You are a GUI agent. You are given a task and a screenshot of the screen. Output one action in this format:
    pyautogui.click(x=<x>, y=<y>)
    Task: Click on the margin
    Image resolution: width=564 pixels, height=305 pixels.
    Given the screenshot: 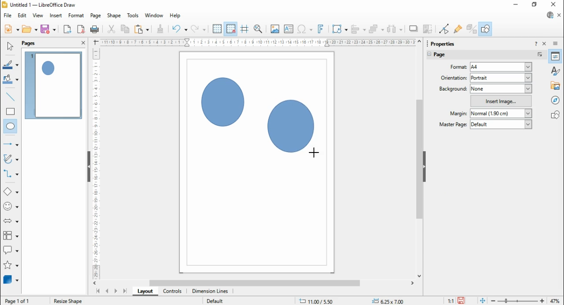 What is the action you would take?
    pyautogui.click(x=457, y=113)
    